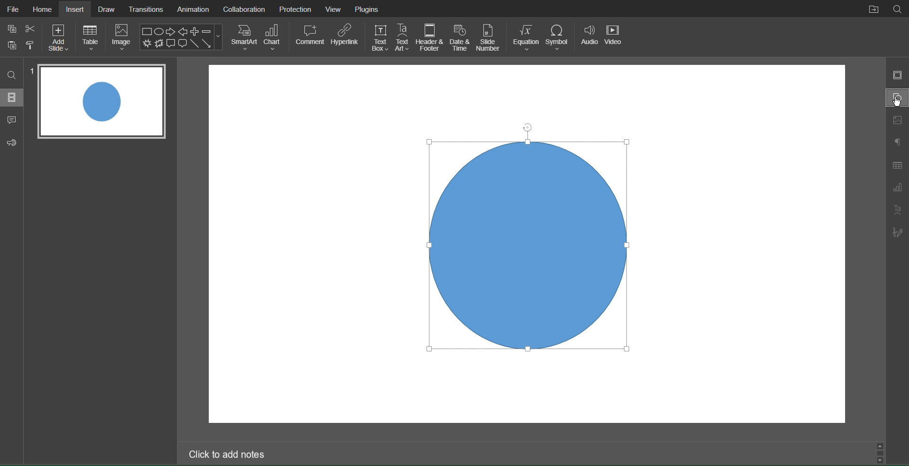  Describe the element at coordinates (880, 446) in the screenshot. I see `scroll up ` at that location.